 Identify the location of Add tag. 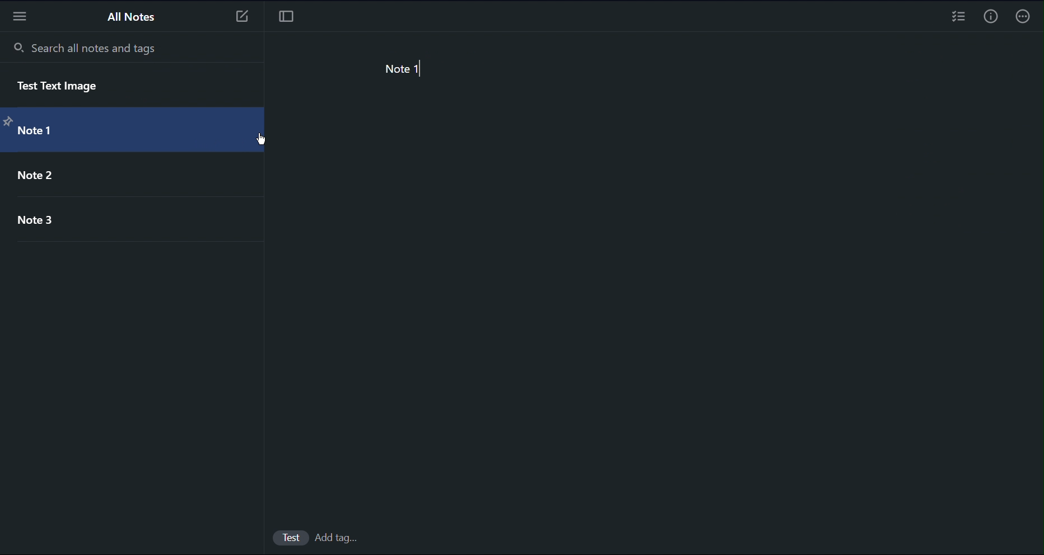
(342, 538).